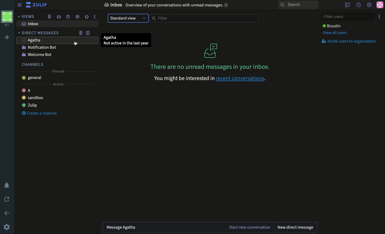 This screenshot has width=385, height=234. Describe the element at coordinates (26, 16) in the screenshot. I see `Views` at that location.